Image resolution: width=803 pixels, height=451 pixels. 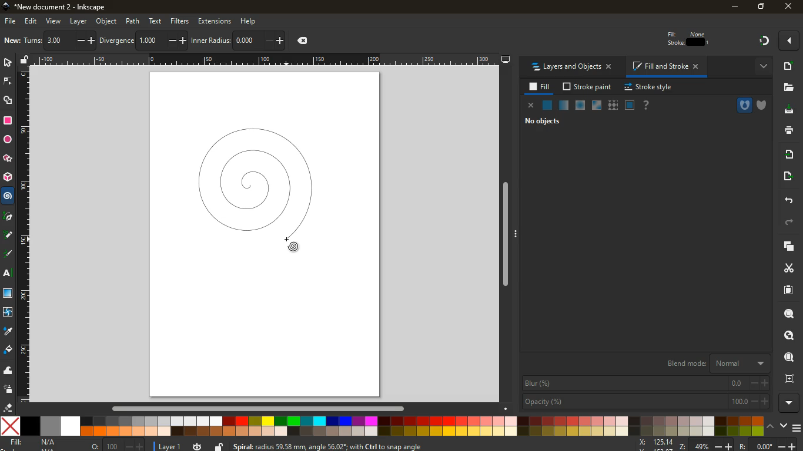 What do you see at coordinates (538, 122) in the screenshot?
I see `no objects` at bounding box center [538, 122].